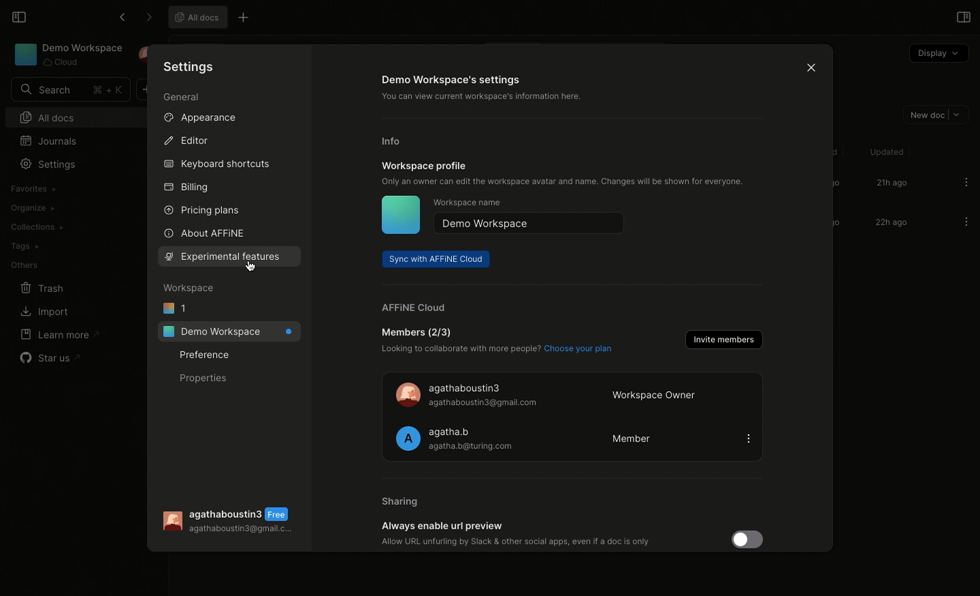 This screenshot has width=980, height=596. What do you see at coordinates (245, 19) in the screenshot?
I see `Other options` at bounding box center [245, 19].